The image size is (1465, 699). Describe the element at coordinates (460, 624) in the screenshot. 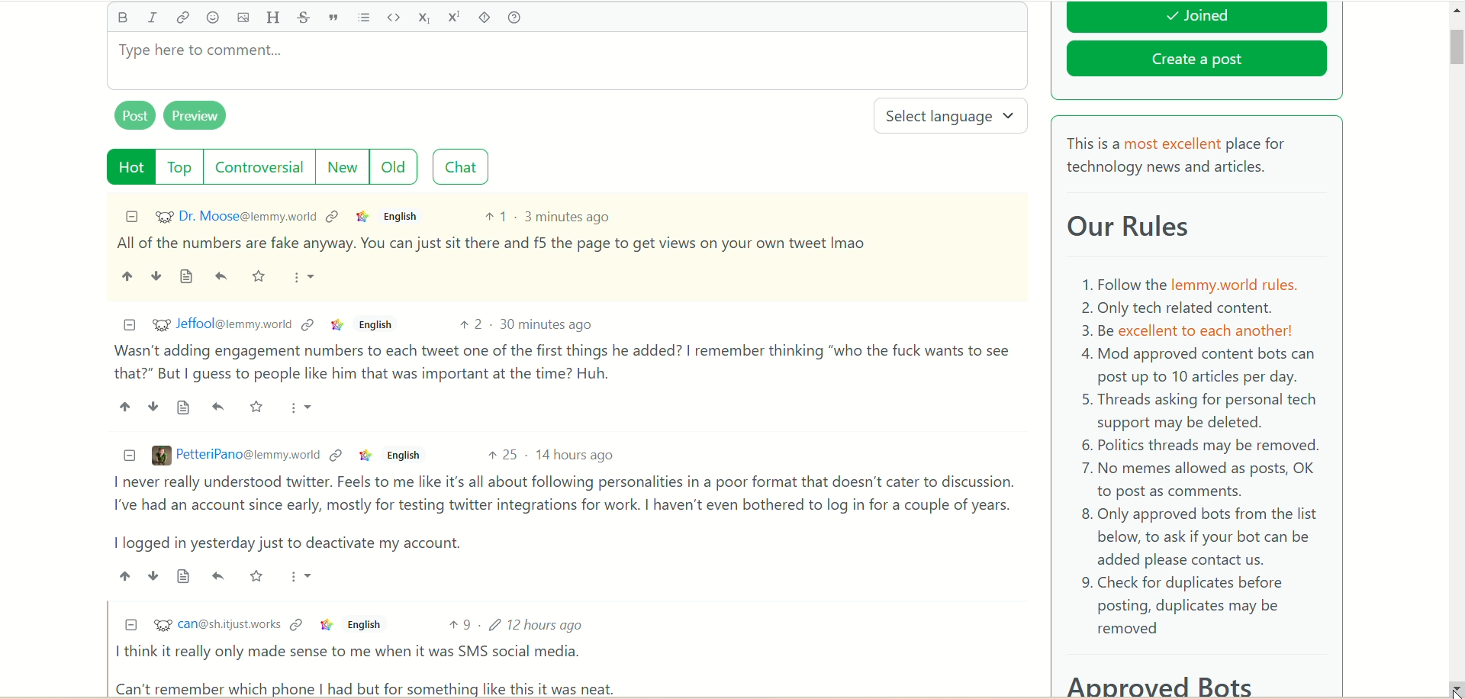

I see `Upvote 9` at that location.